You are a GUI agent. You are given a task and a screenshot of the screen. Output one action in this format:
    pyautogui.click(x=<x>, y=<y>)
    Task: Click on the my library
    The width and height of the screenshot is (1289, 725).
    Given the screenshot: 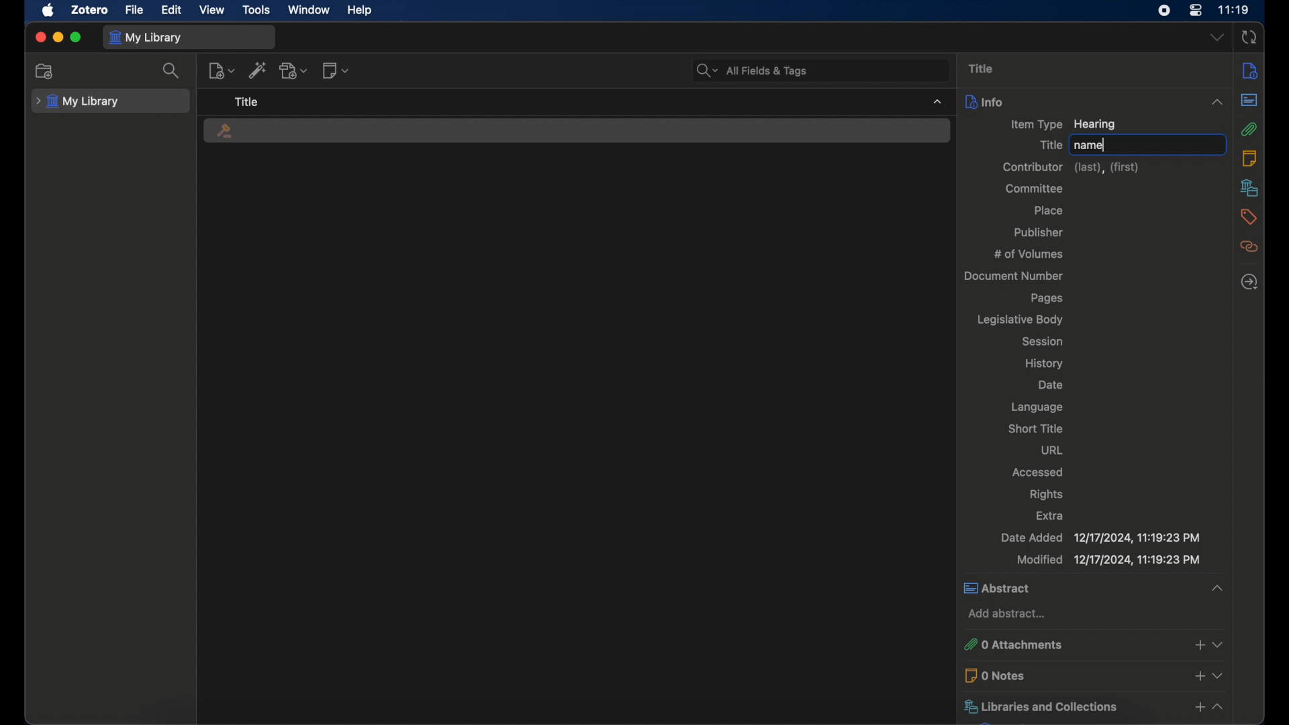 What is the action you would take?
    pyautogui.click(x=146, y=37)
    